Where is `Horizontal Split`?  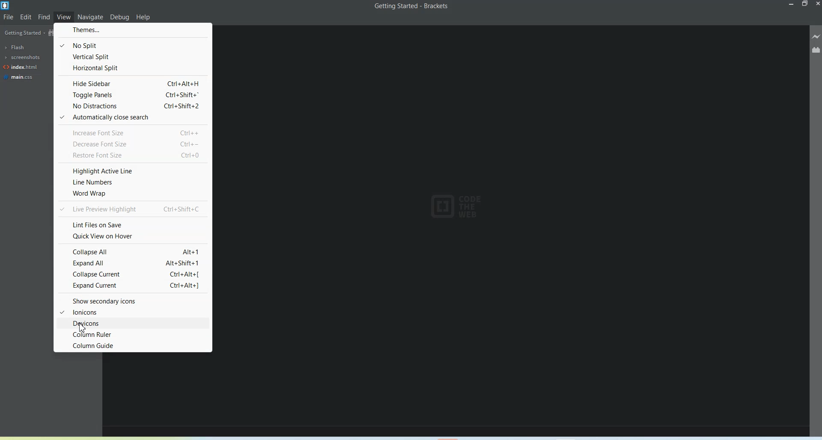 Horizontal Split is located at coordinates (132, 68).